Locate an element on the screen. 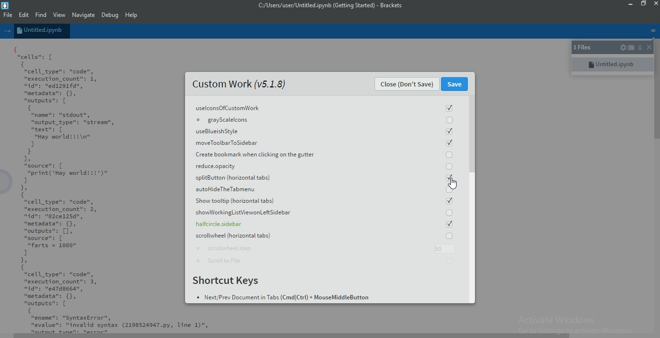 This screenshot has height=338, width=660. minimise is located at coordinates (629, 4).